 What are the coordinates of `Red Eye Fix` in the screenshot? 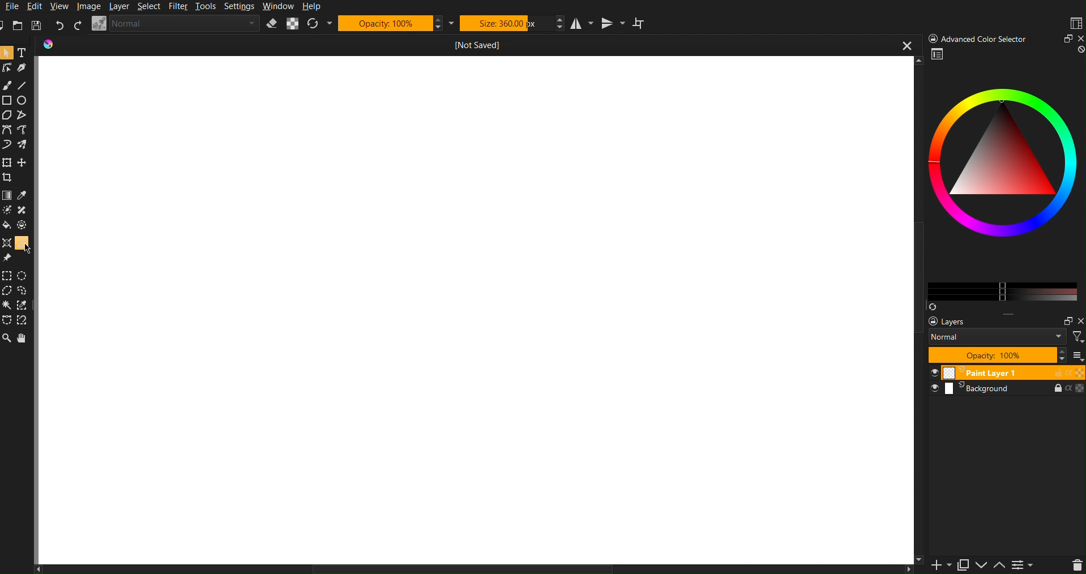 It's located at (8, 144).